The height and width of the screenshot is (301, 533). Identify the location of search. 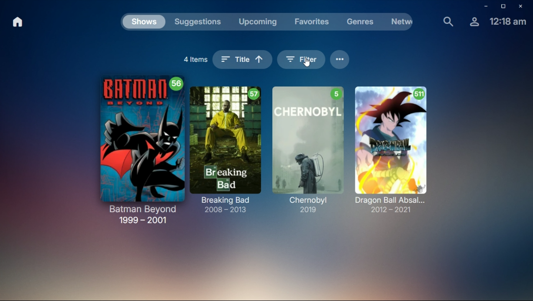
(448, 21).